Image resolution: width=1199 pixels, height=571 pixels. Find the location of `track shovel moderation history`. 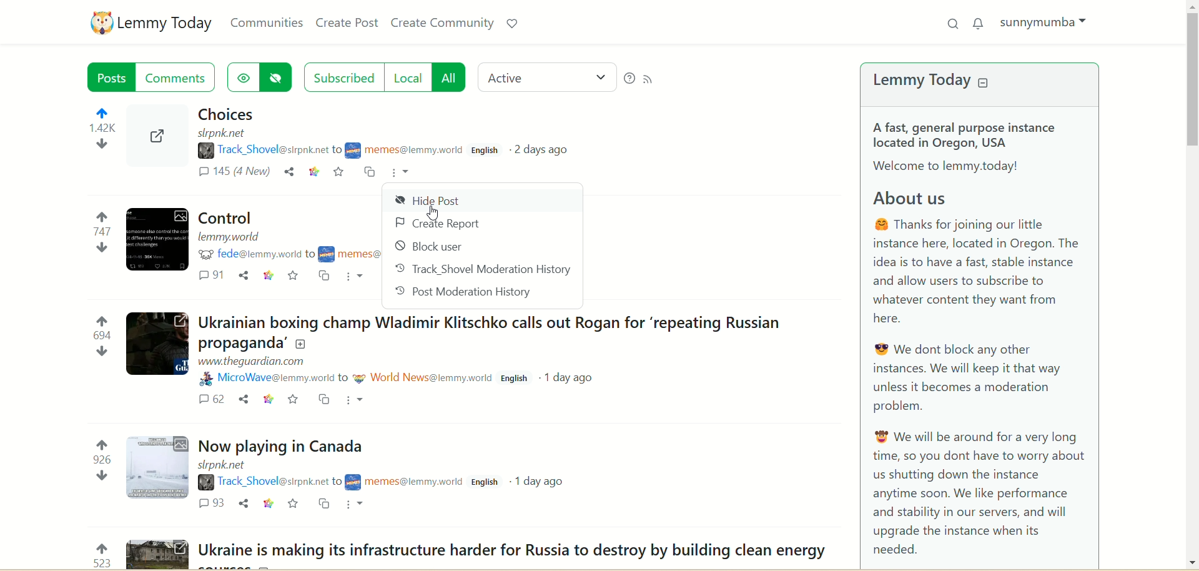

track shovel moderation history is located at coordinates (483, 271).